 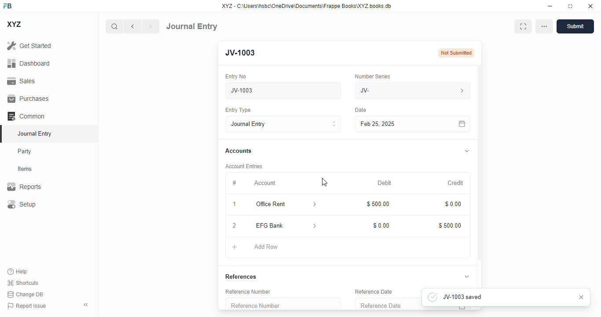 I want to click on feb 25, 2025, so click(x=400, y=124).